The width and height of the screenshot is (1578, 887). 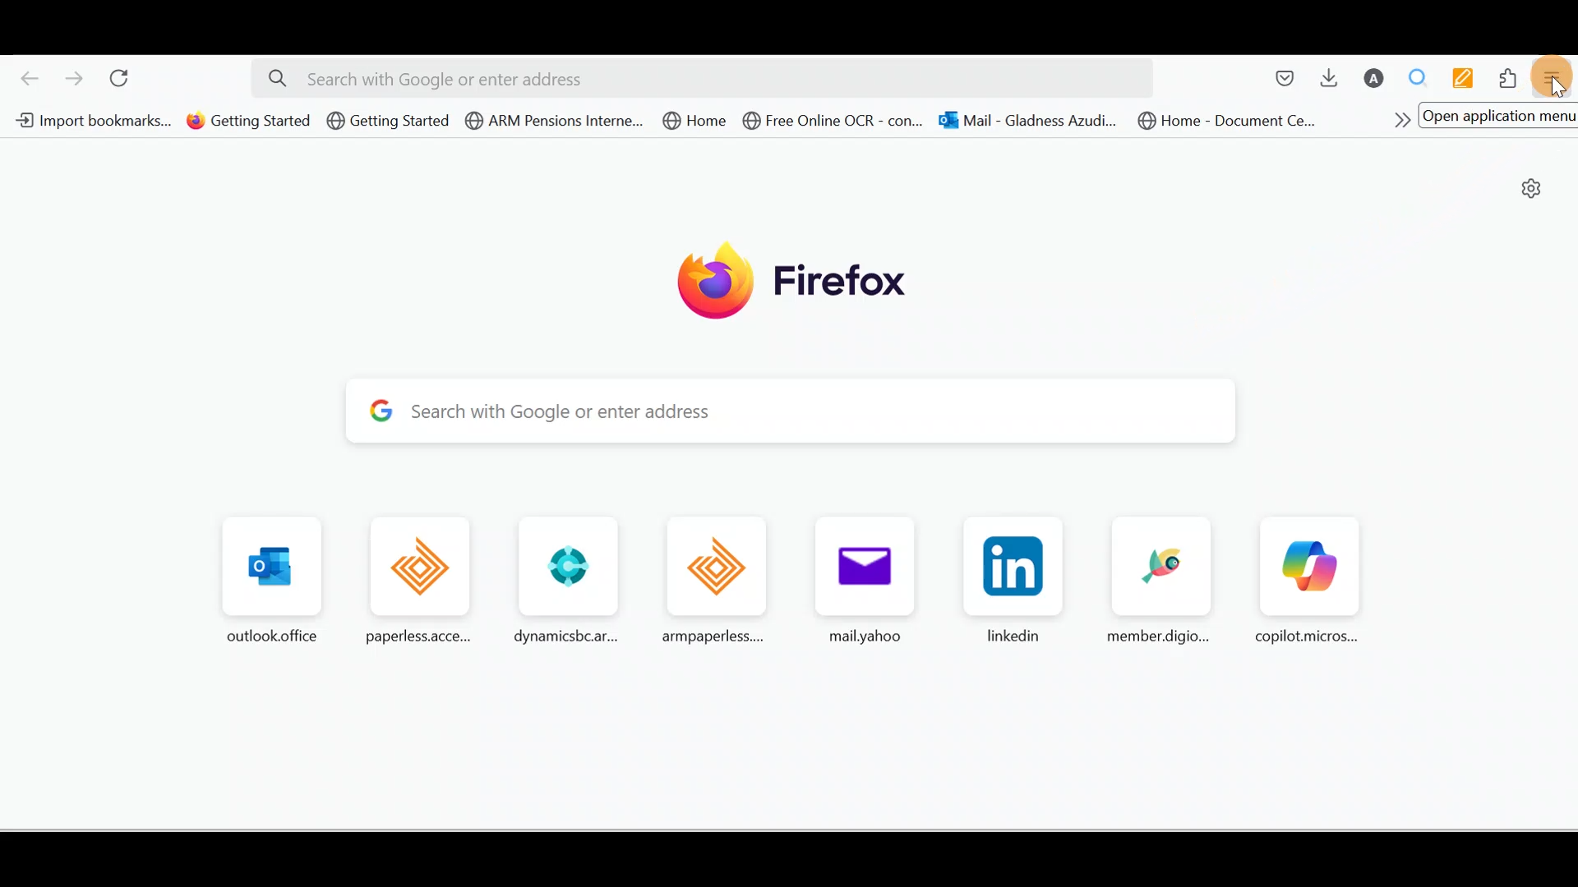 What do you see at coordinates (1334, 81) in the screenshot?
I see `Downloads` at bounding box center [1334, 81].